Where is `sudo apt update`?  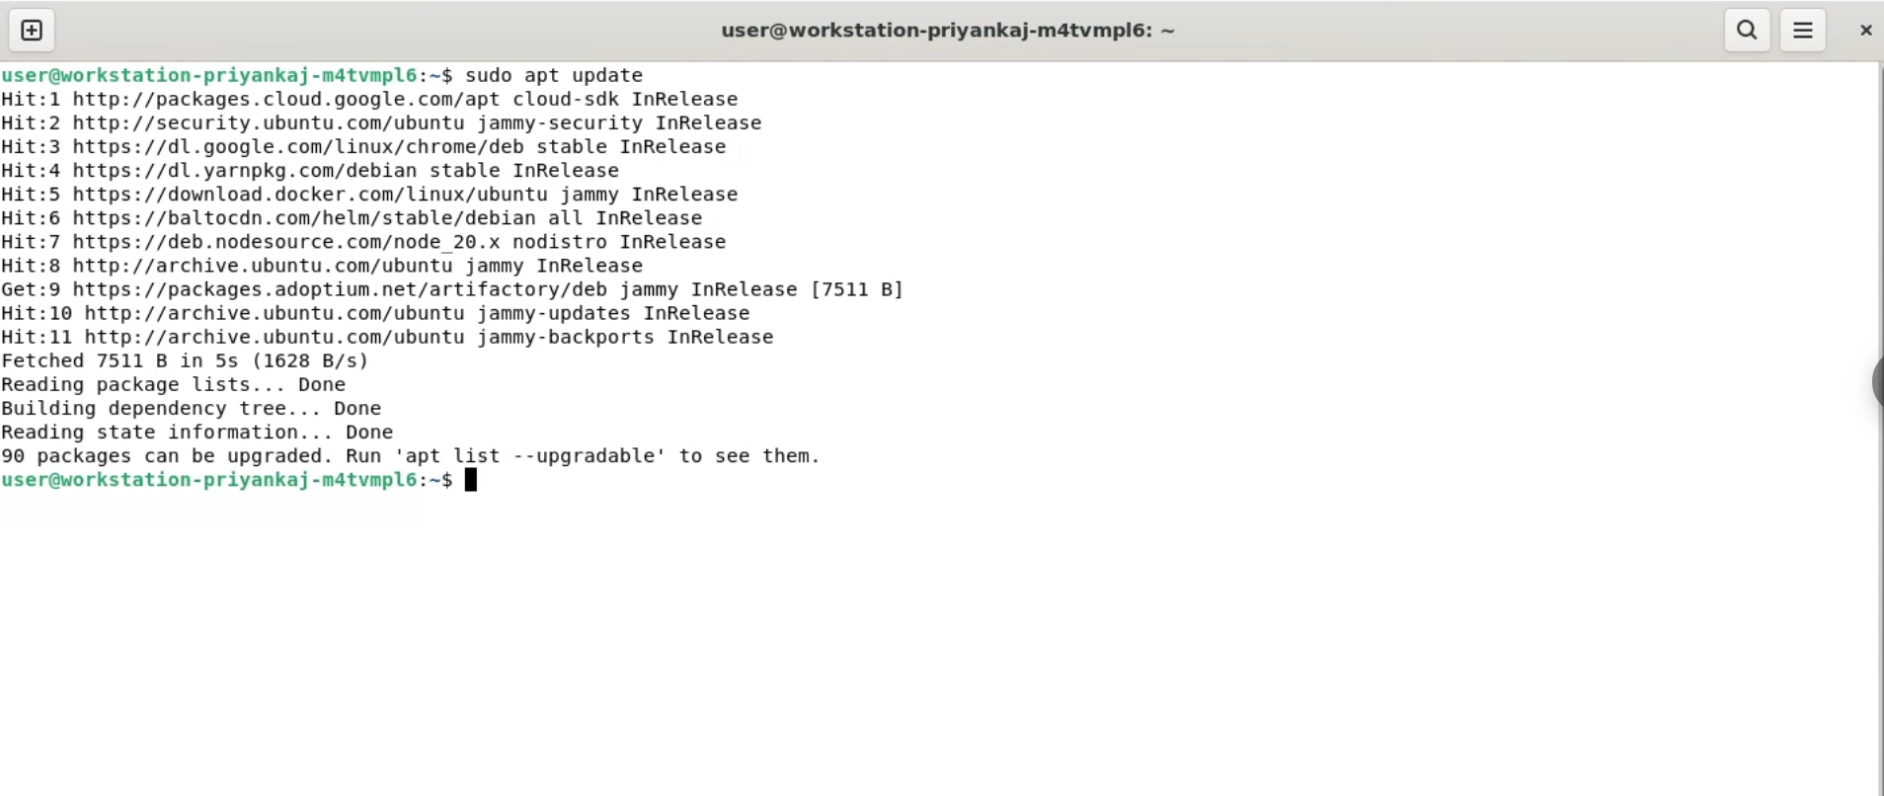 sudo apt update is located at coordinates (563, 74).